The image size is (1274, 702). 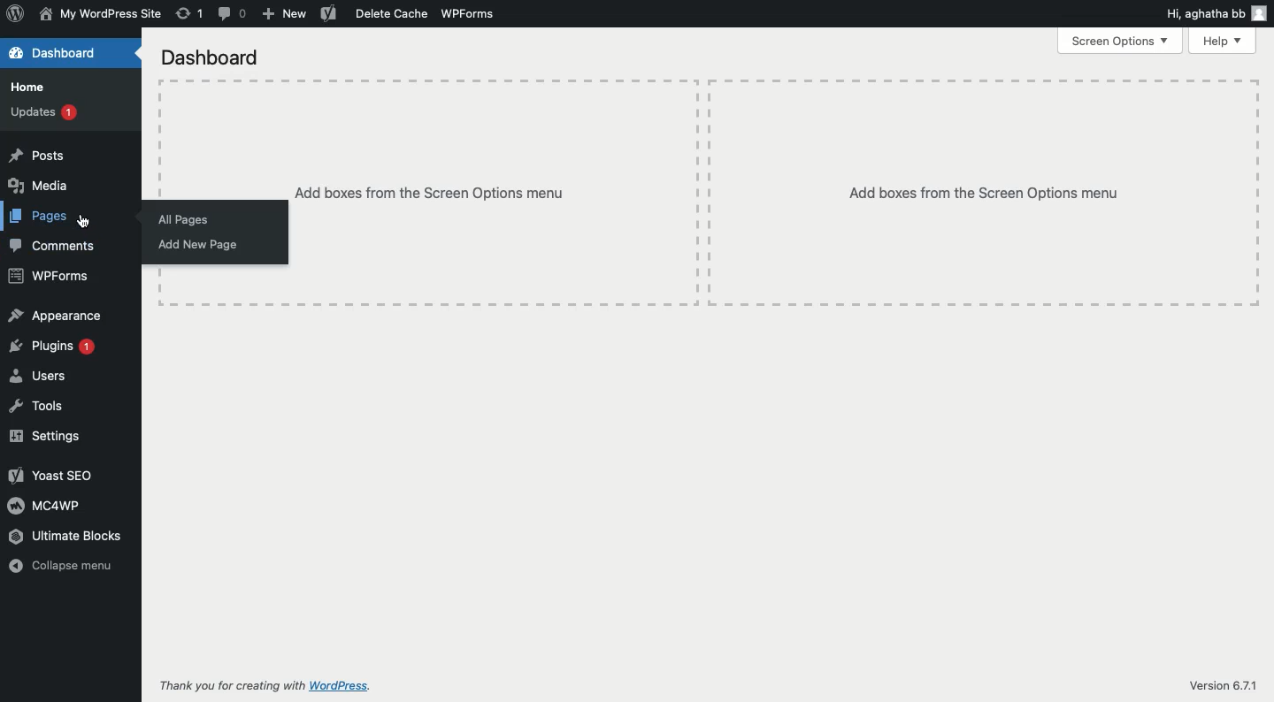 I want to click on Posts, so click(x=37, y=155).